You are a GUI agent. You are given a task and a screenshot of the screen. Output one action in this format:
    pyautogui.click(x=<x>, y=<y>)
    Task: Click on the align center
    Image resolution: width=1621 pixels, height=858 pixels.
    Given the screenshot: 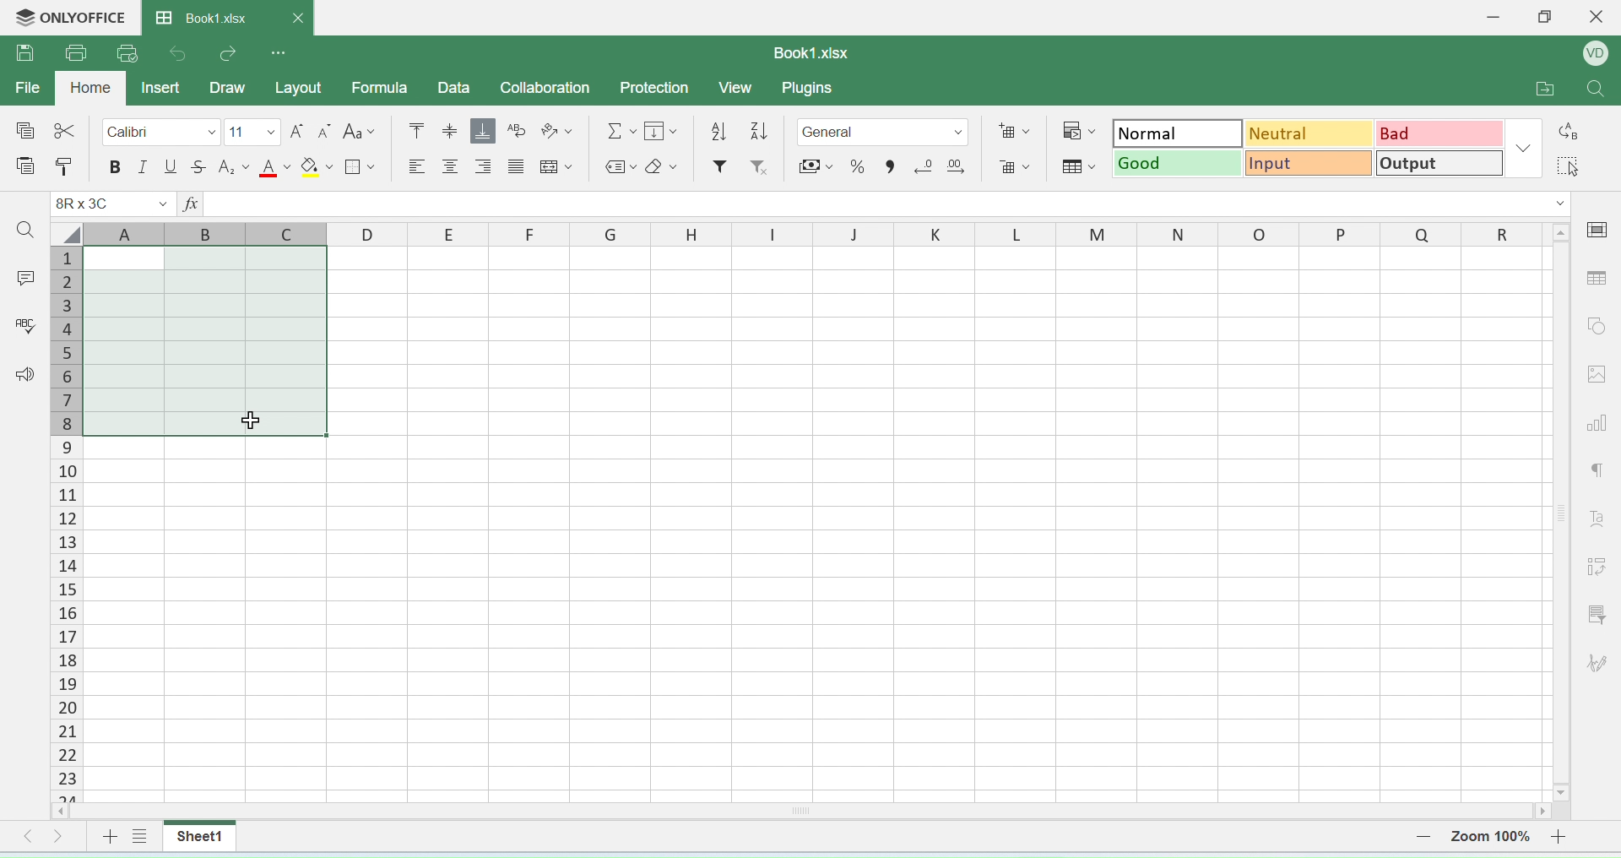 What is the action you would take?
    pyautogui.click(x=452, y=169)
    